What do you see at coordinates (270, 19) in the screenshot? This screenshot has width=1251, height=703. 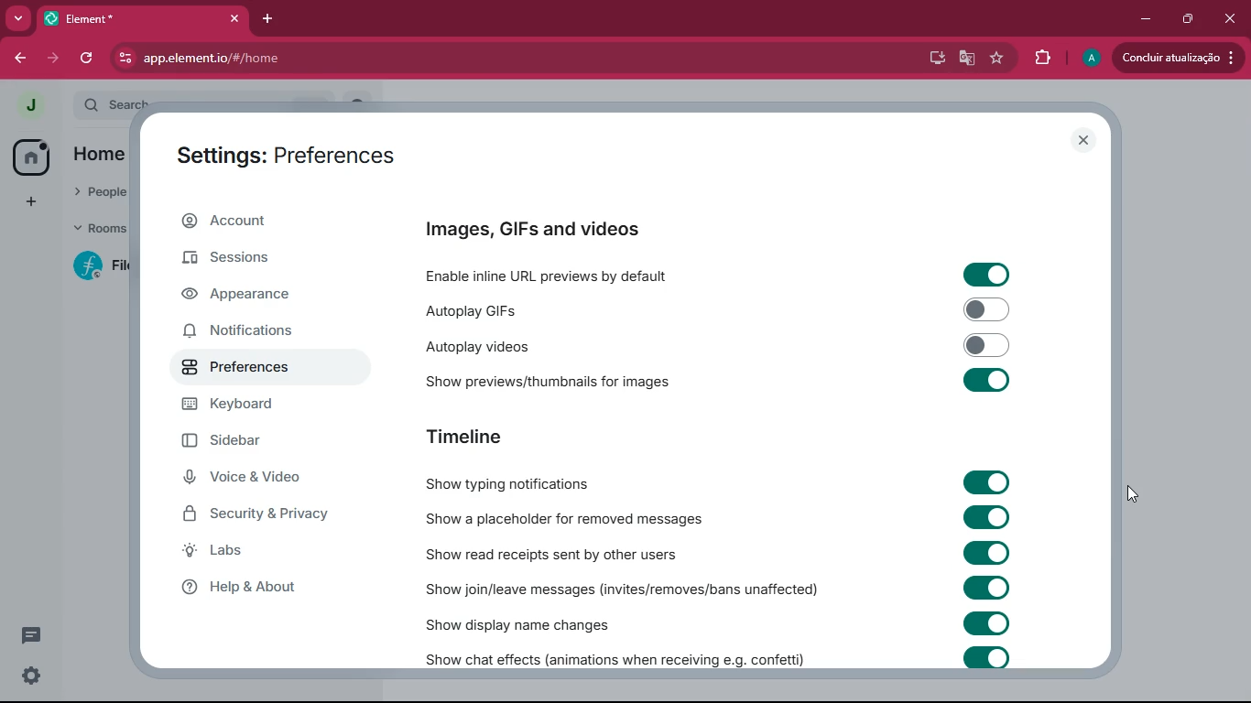 I see `add tab` at bounding box center [270, 19].